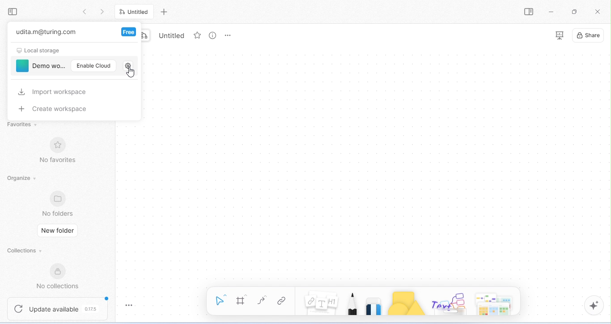  Describe the element at coordinates (131, 72) in the screenshot. I see `cursor` at that location.